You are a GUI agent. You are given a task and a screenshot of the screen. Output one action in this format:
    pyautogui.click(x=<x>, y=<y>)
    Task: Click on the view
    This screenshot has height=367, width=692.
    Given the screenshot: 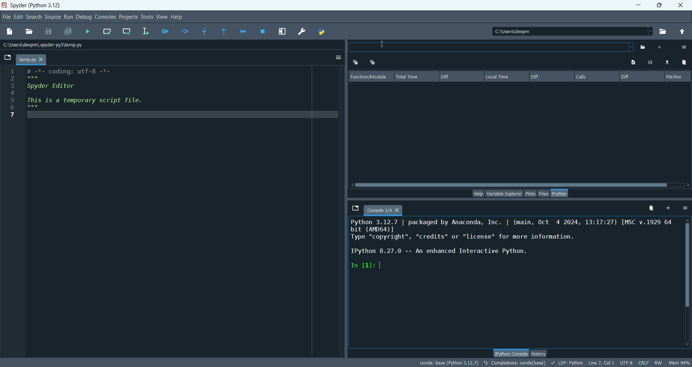 What is the action you would take?
    pyautogui.click(x=162, y=17)
    